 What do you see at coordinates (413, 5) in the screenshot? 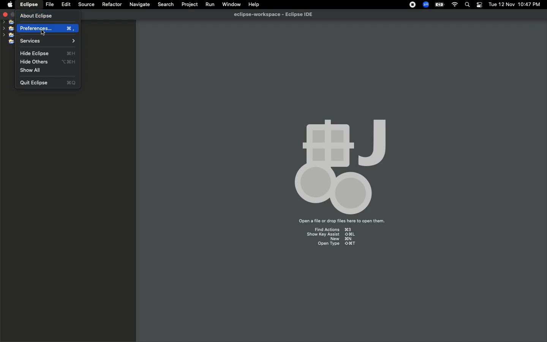
I see `Recording` at bounding box center [413, 5].